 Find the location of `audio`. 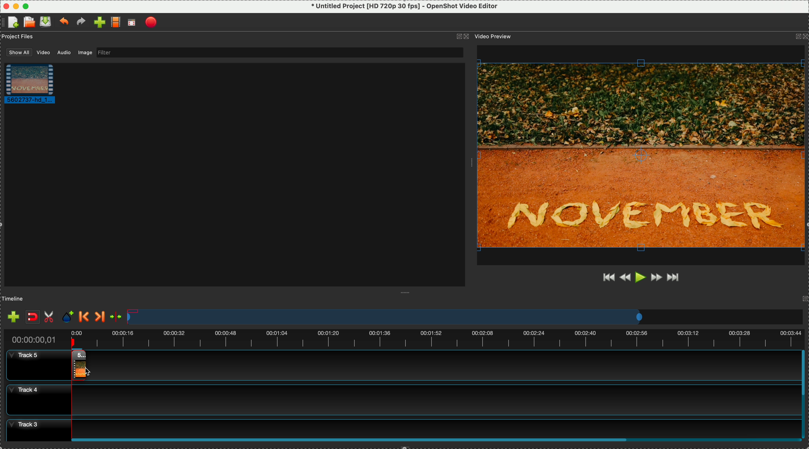

audio is located at coordinates (62, 53).